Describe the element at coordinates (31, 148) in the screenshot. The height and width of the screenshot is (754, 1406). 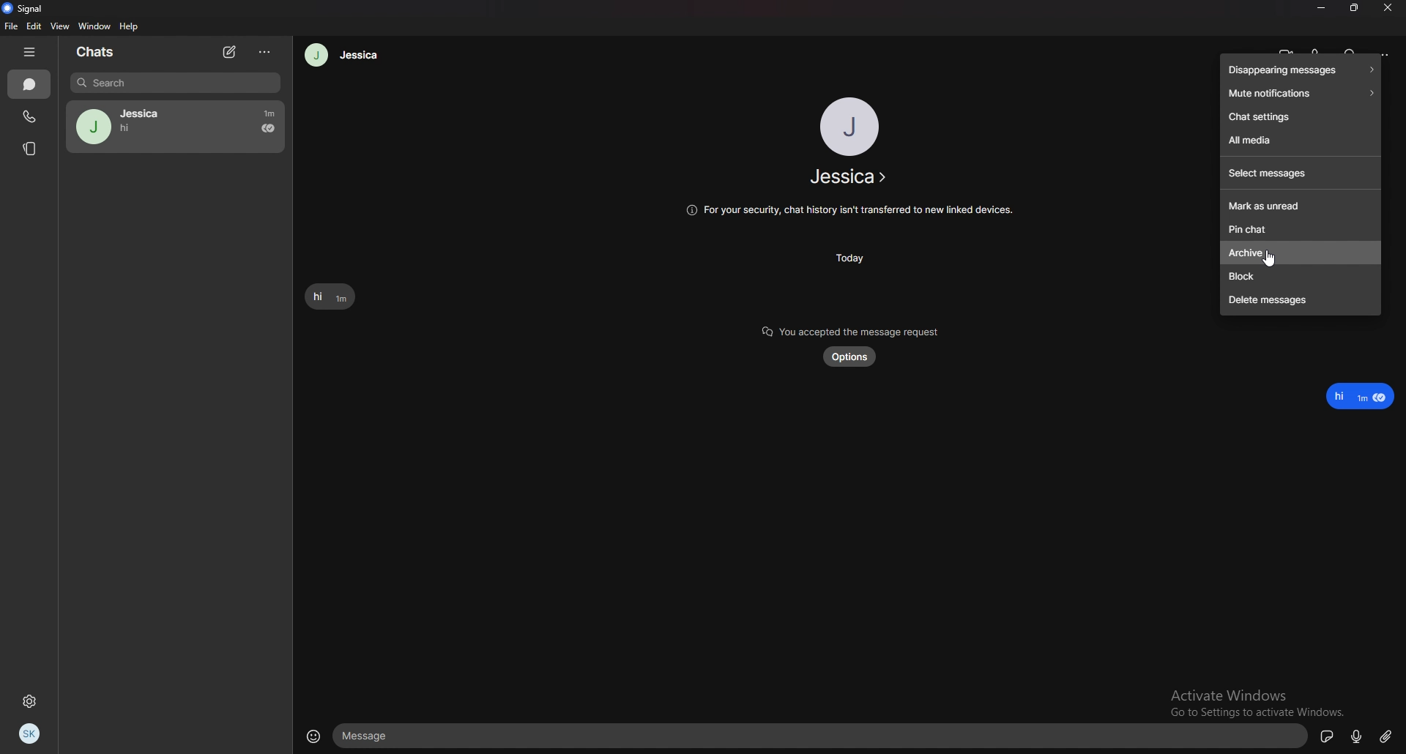
I see `Stories` at that location.